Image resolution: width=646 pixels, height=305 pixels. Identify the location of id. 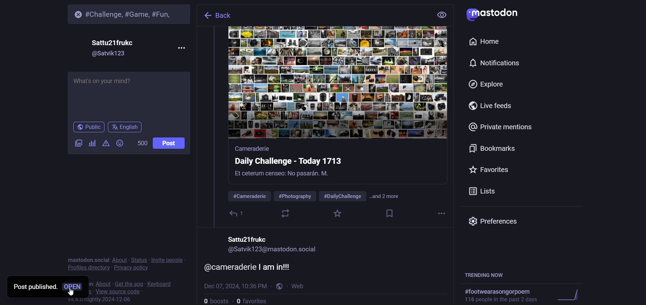
(114, 54).